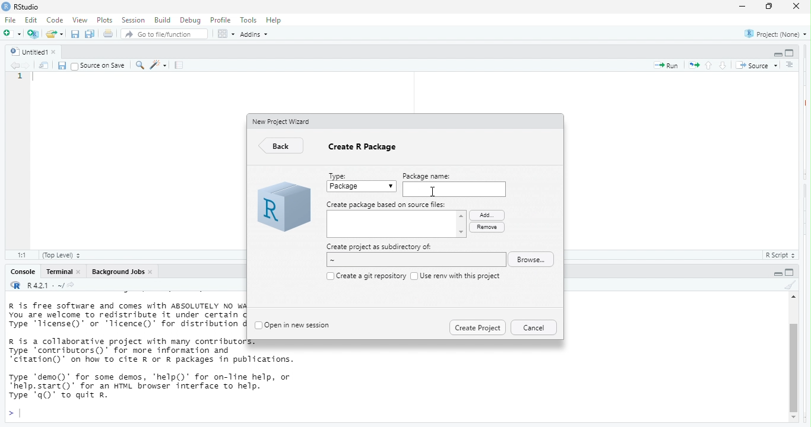  Describe the element at coordinates (20, 78) in the screenshot. I see `1` at that location.